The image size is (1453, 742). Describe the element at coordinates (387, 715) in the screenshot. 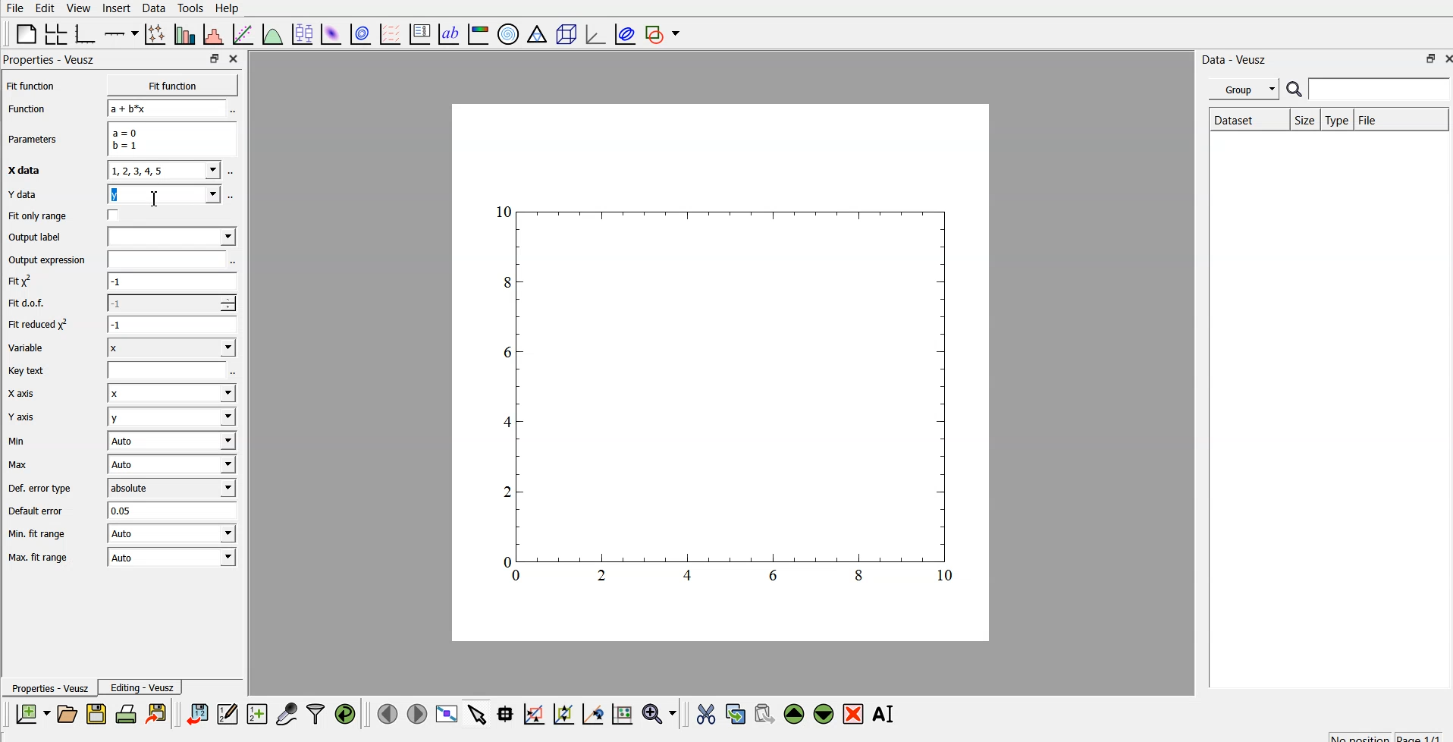

I see `previous page ` at that location.